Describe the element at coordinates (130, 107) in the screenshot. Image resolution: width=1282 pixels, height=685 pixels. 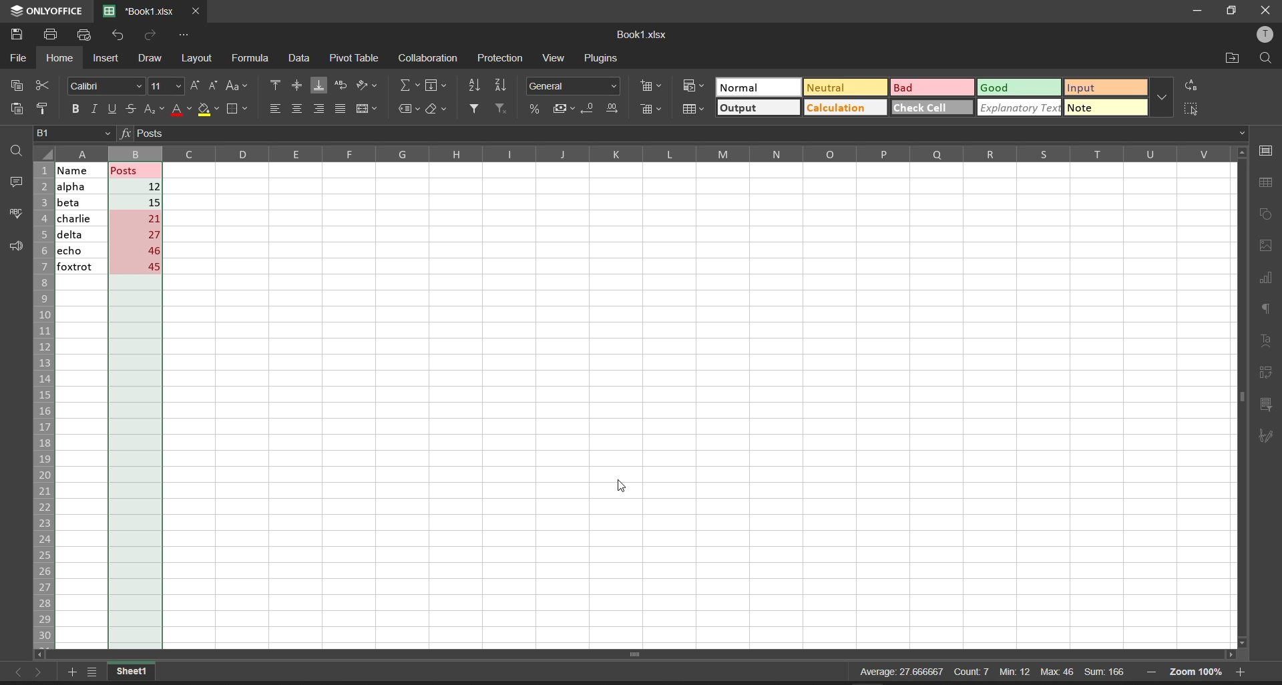
I see `strikethrough` at that location.